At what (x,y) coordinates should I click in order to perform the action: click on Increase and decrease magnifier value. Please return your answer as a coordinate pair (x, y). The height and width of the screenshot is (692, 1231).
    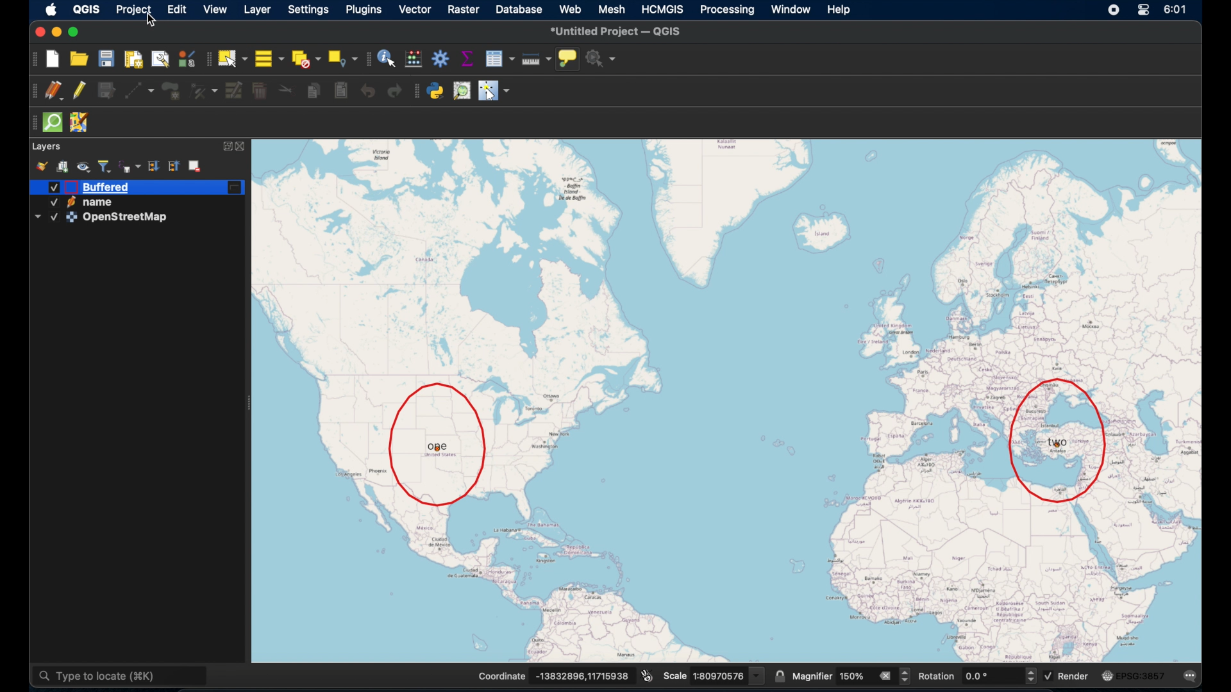
    Looking at the image, I should click on (905, 676).